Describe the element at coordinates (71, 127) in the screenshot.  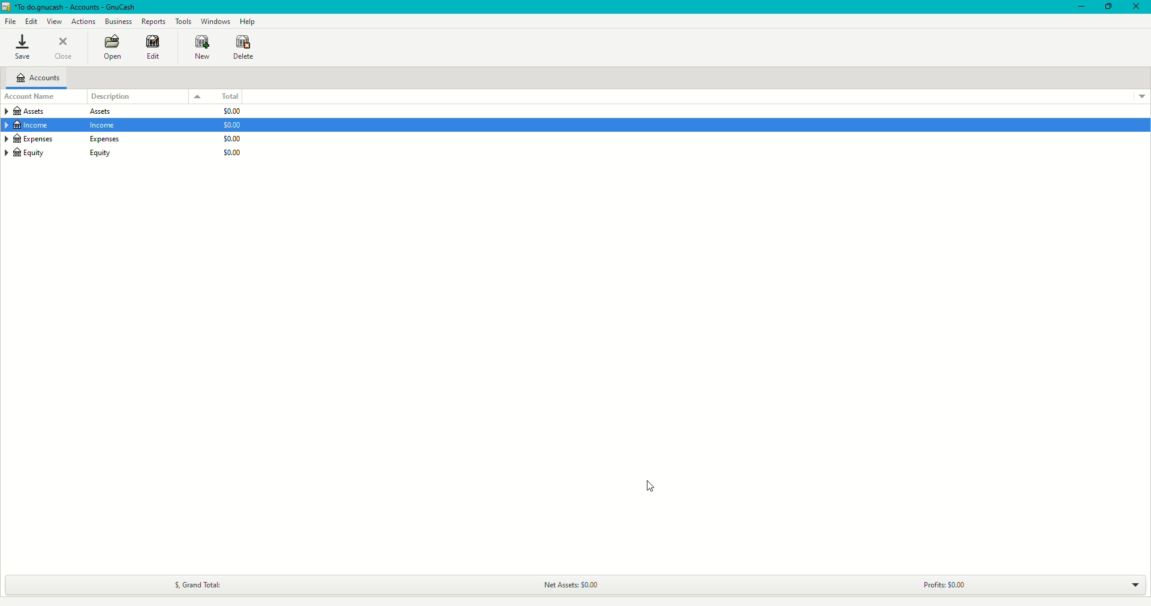
I see `Income` at that location.